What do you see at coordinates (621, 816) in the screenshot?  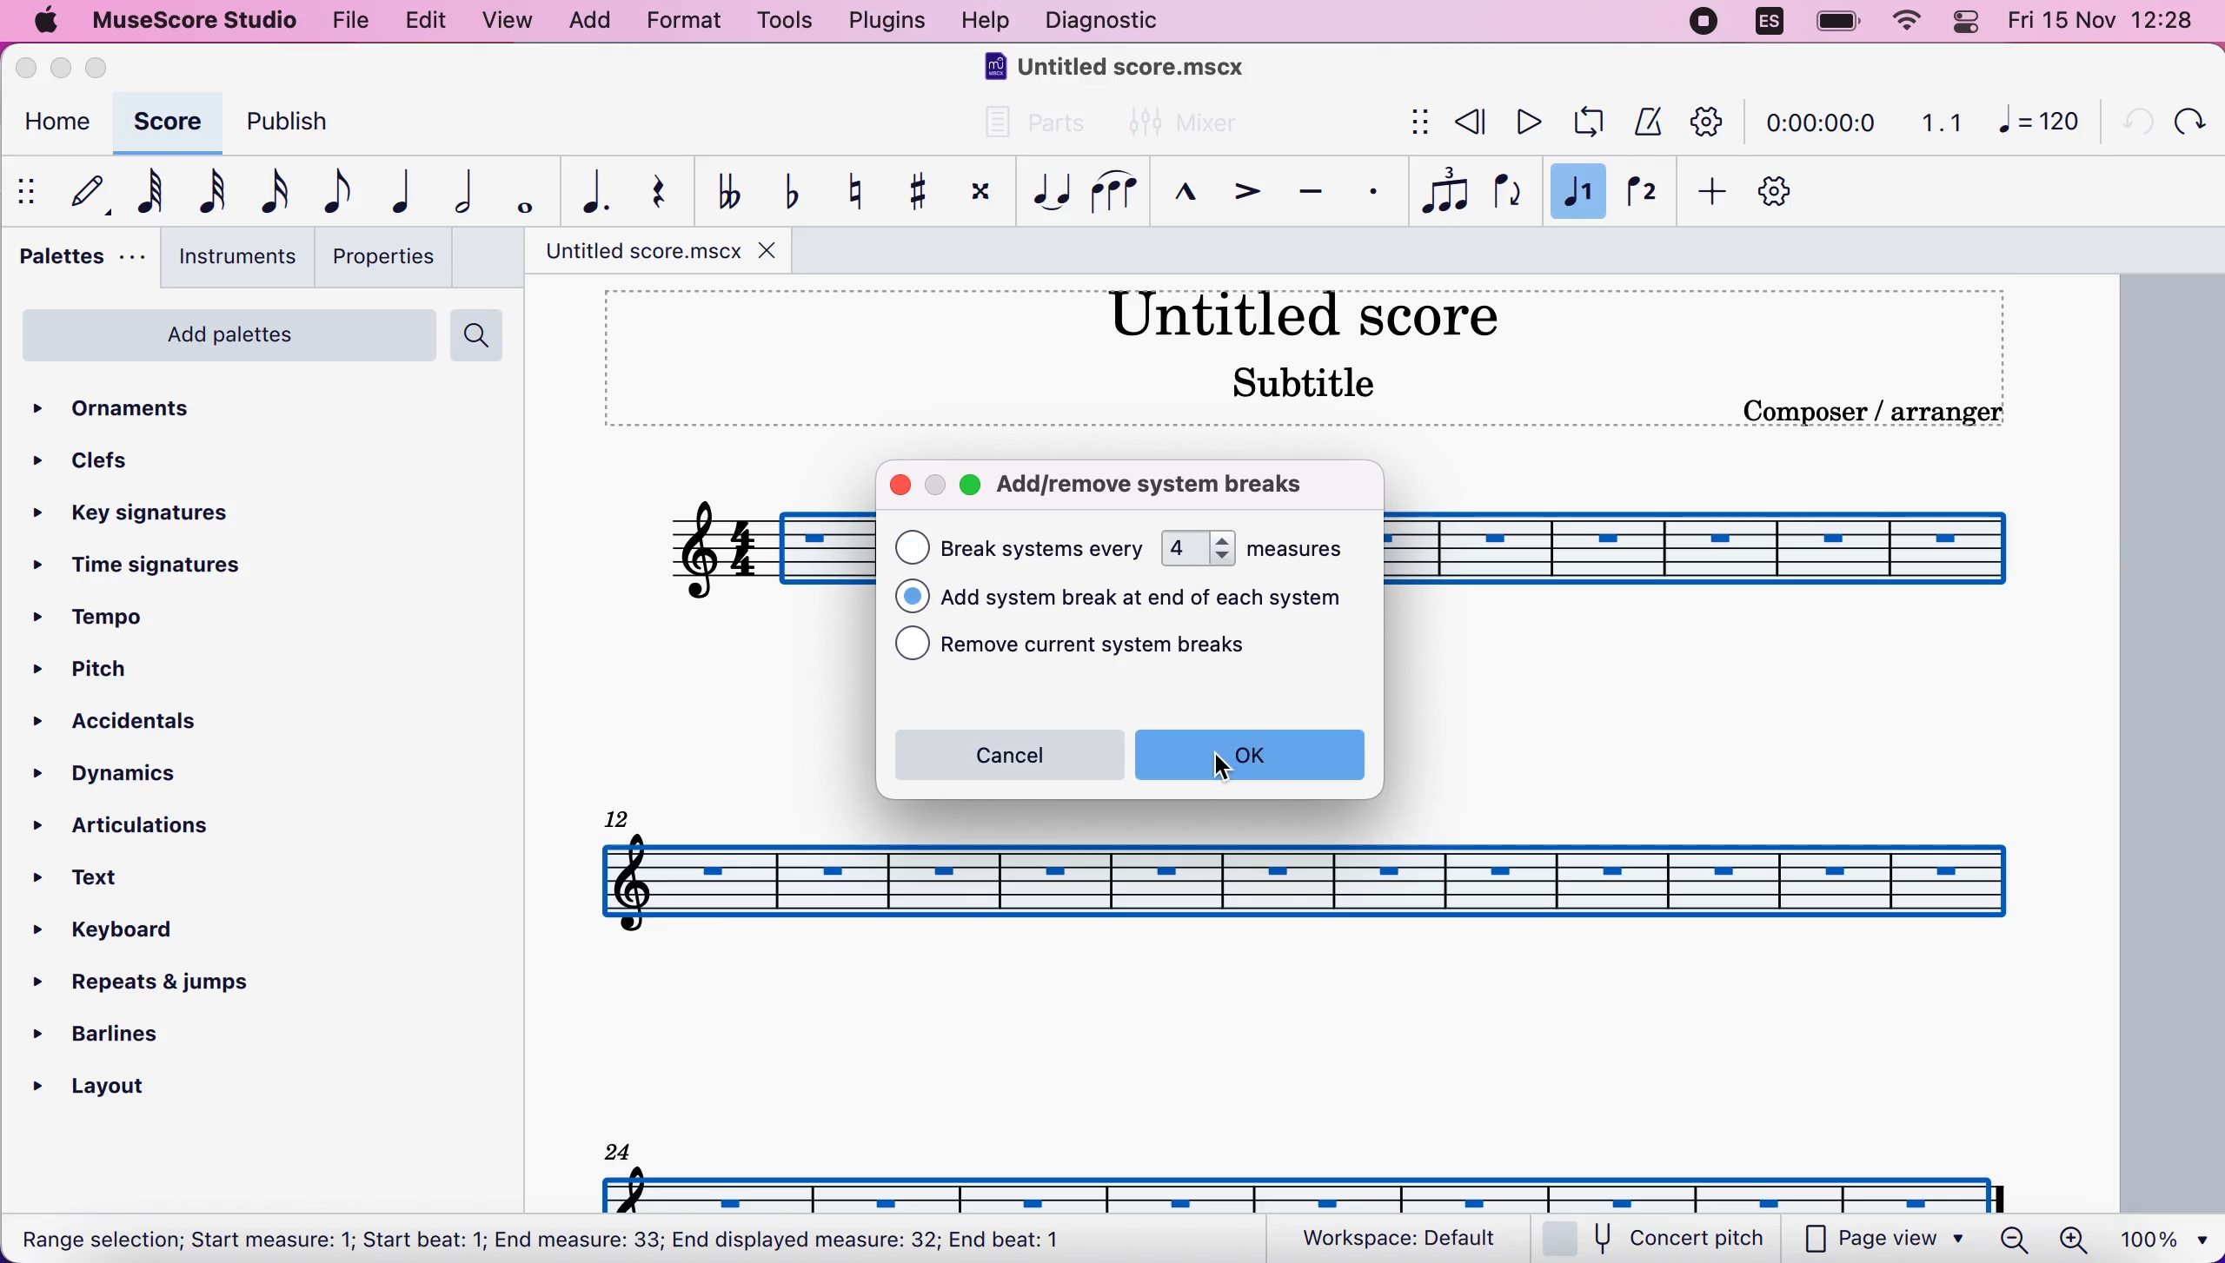 I see `12` at bounding box center [621, 816].